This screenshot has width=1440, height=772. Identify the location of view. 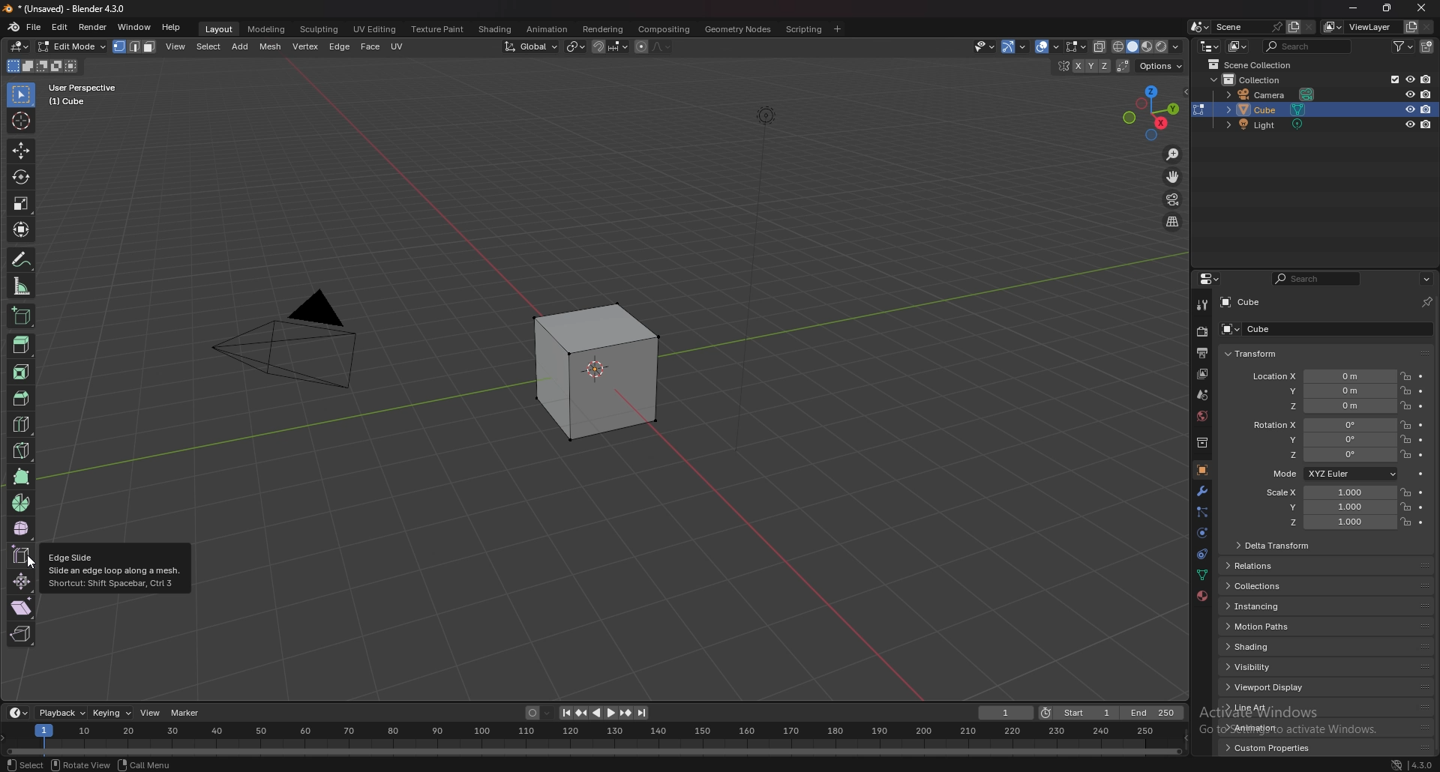
(135, 45).